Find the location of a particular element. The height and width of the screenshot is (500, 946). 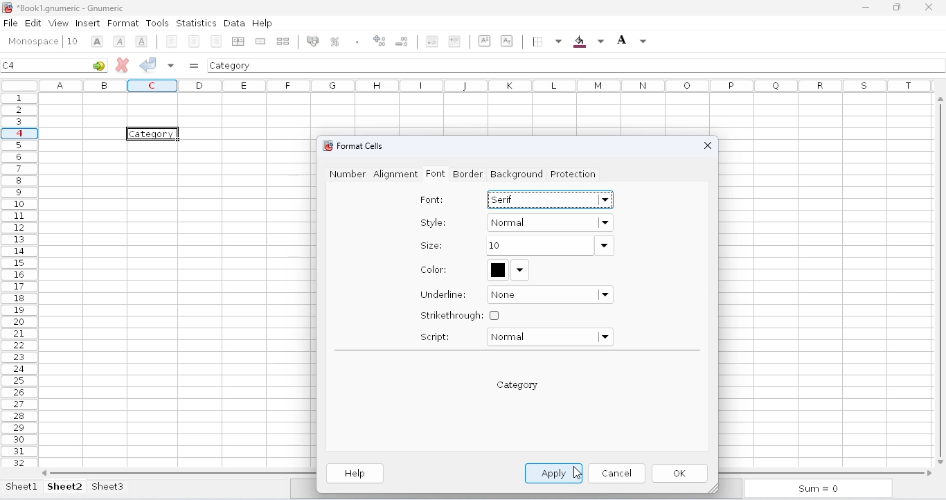

go-to is located at coordinates (99, 65).